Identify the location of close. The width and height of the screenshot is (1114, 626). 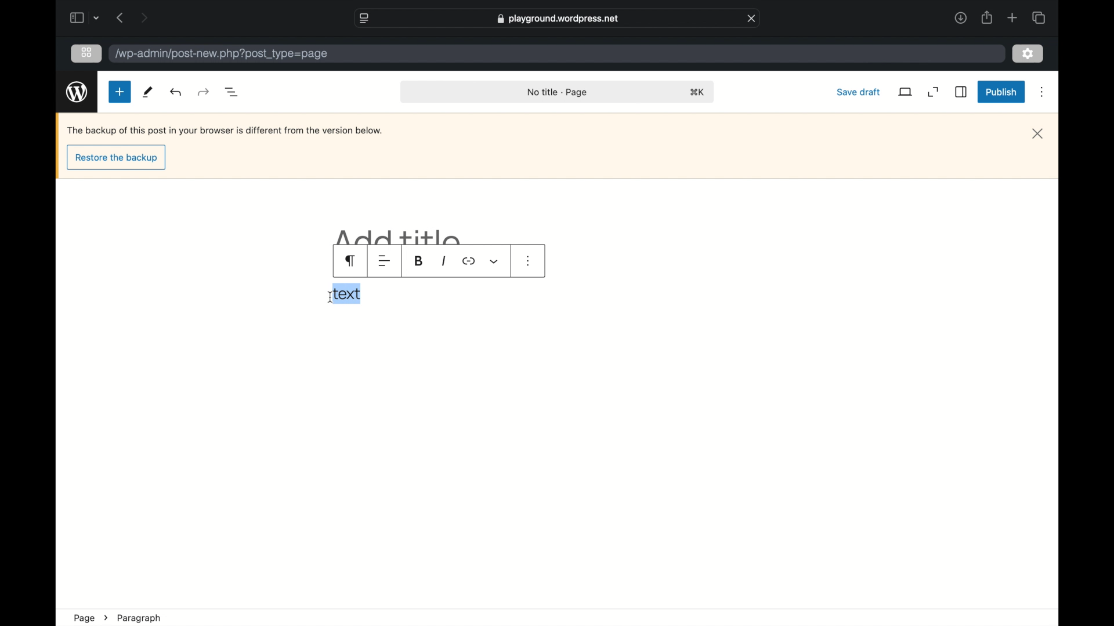
(1038, 134).